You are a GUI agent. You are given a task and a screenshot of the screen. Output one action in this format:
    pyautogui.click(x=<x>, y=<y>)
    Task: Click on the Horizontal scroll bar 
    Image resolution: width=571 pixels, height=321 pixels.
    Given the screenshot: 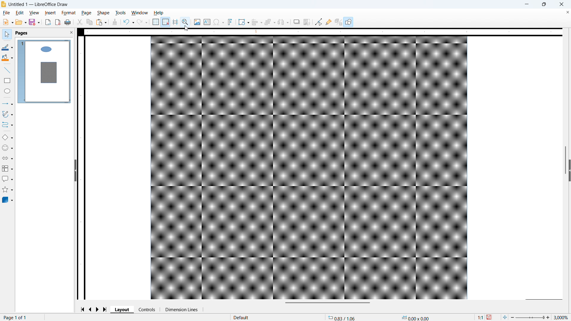 What is the action you would take?
    pyautogui.click(x=327, y=303)
    